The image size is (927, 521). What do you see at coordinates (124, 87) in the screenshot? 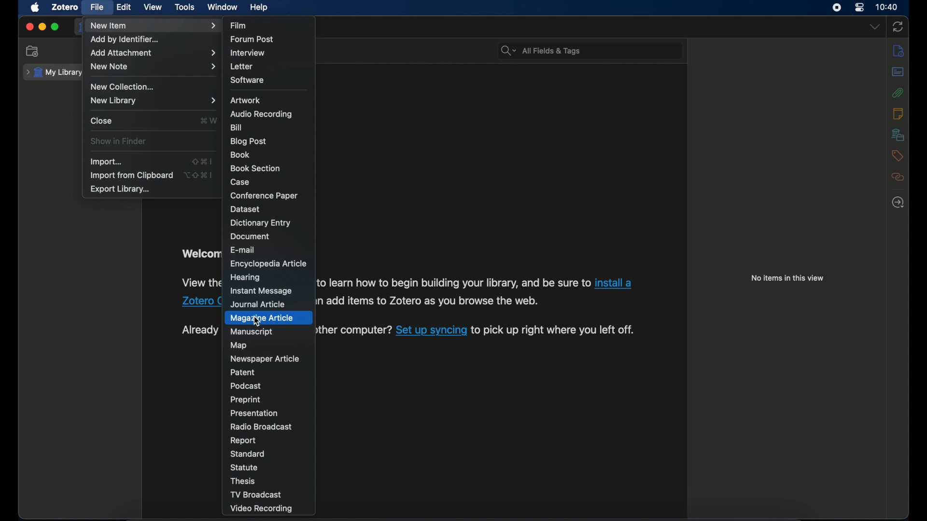
I see `new collection` at bounding box center [124, 87].